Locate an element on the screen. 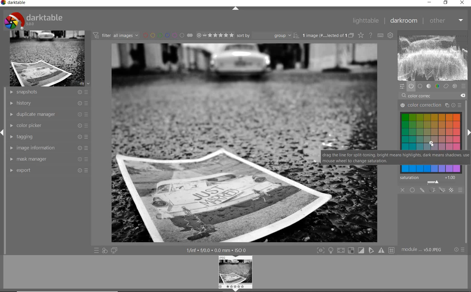 Image resolution: width=471 pixels, height=292 pixels. show global preference is located at coordinates (390, 36).